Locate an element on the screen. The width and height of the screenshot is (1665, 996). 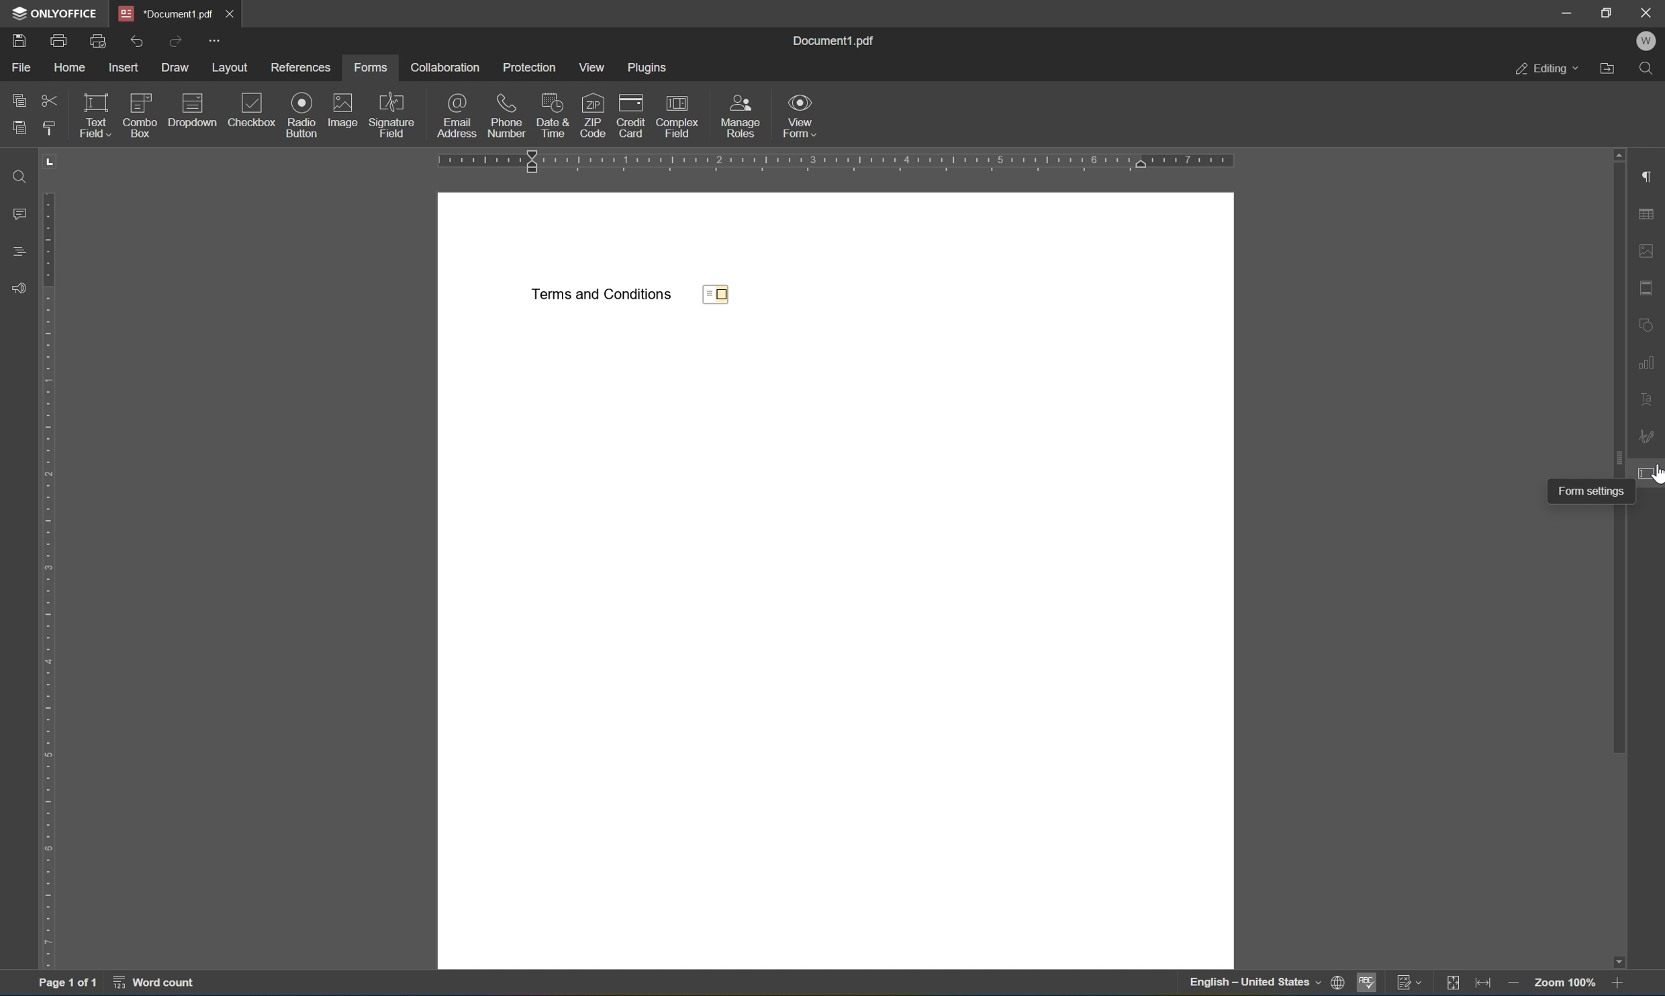
phone number is located at coordinates (507, 115).